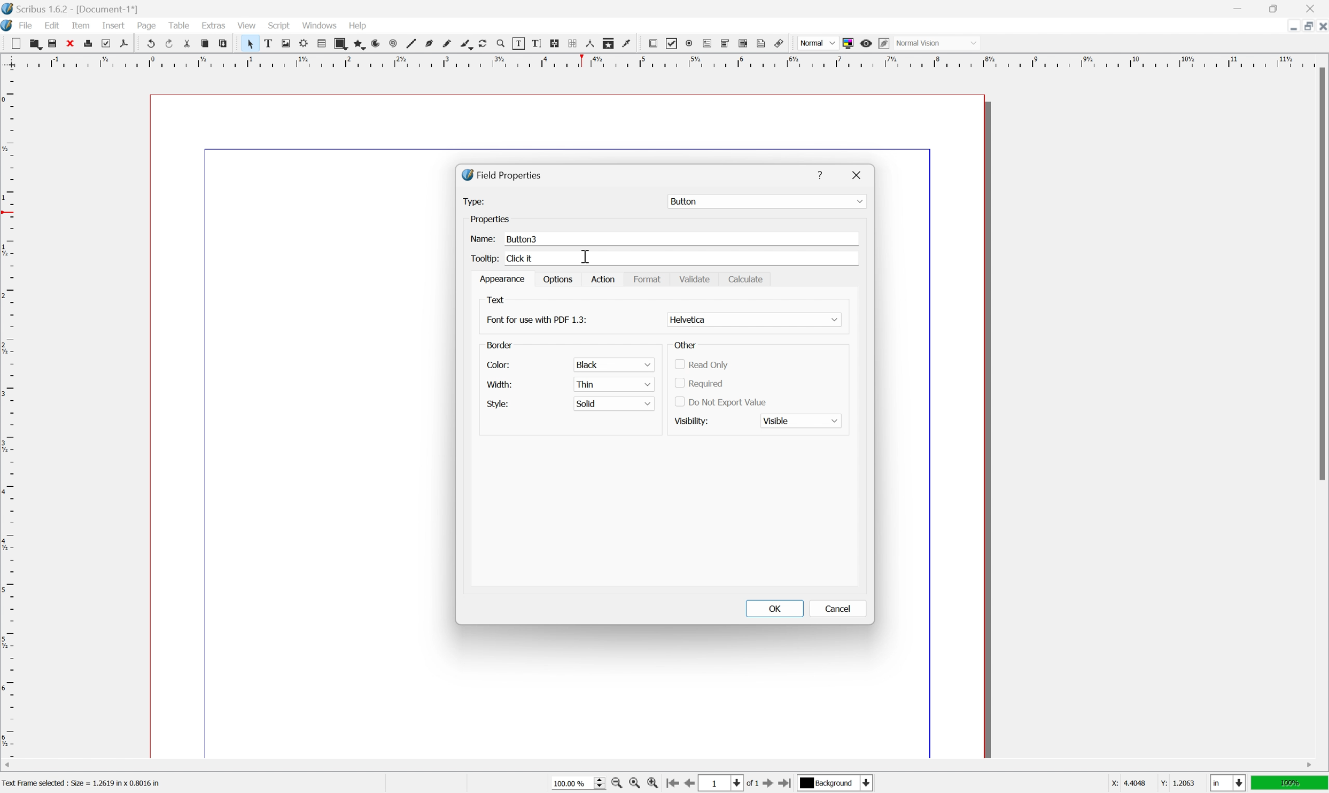  I want to click on text annotation, so click(762, 44).